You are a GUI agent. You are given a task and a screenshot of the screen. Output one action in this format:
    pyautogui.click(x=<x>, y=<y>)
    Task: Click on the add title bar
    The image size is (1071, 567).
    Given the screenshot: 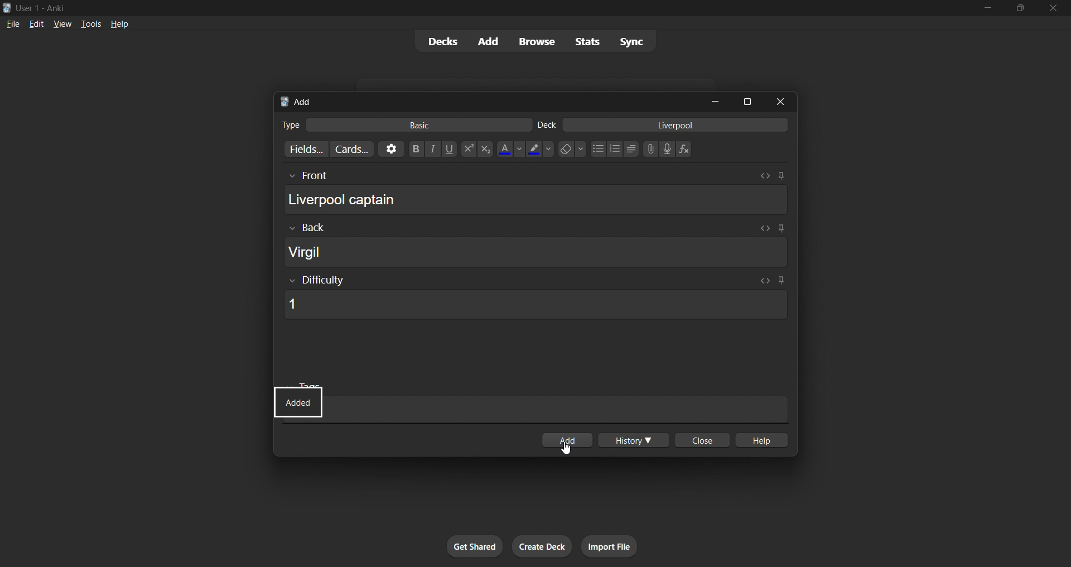 What is the action you would take?
    pyautogui.click(x=303, y=102)
    